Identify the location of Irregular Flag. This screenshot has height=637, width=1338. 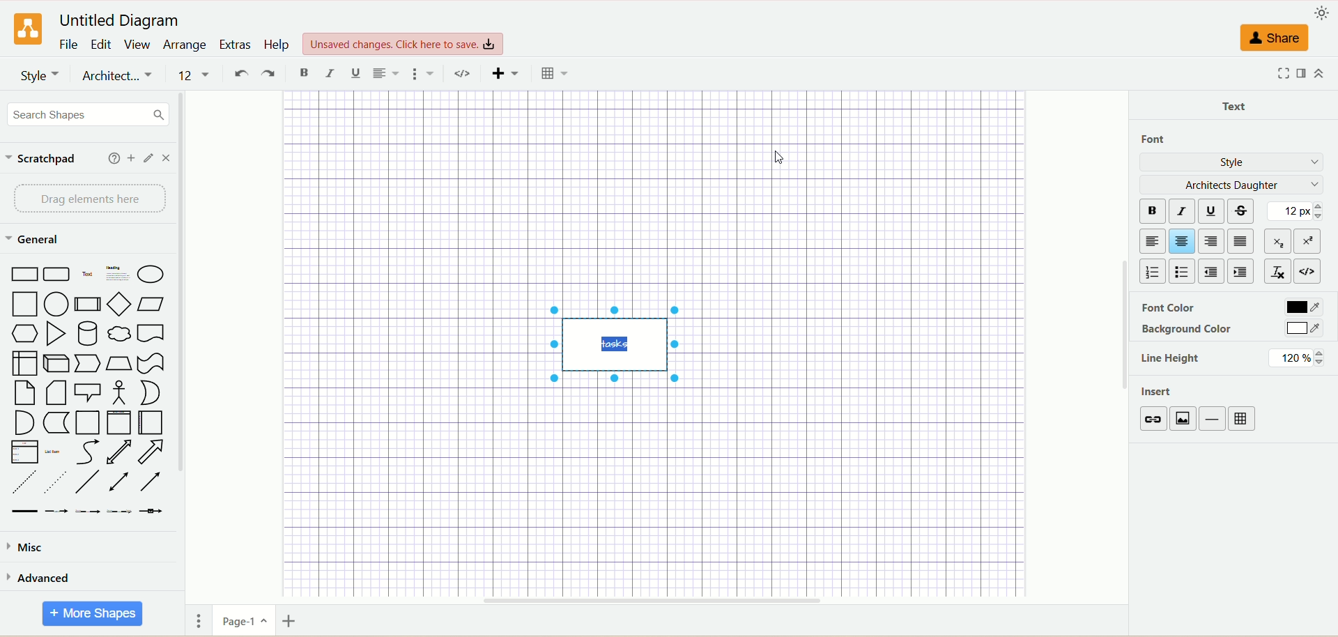
(152, 364).